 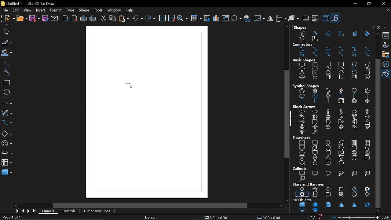 I want to click on page, so click(x=70, y=10).